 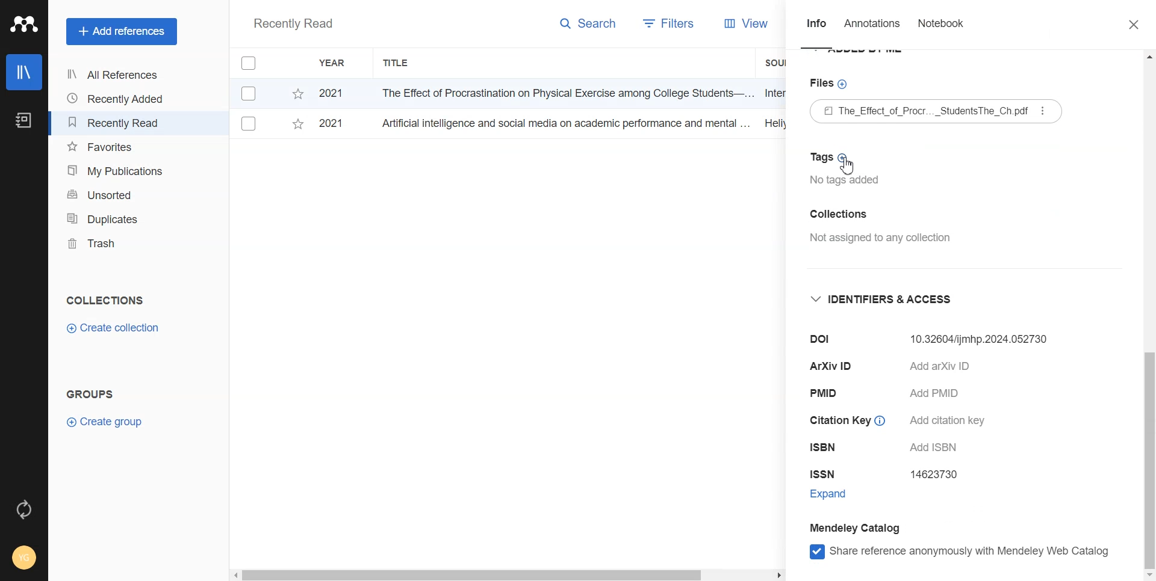 I want to click on My Publication, so click(x=118, y=171).